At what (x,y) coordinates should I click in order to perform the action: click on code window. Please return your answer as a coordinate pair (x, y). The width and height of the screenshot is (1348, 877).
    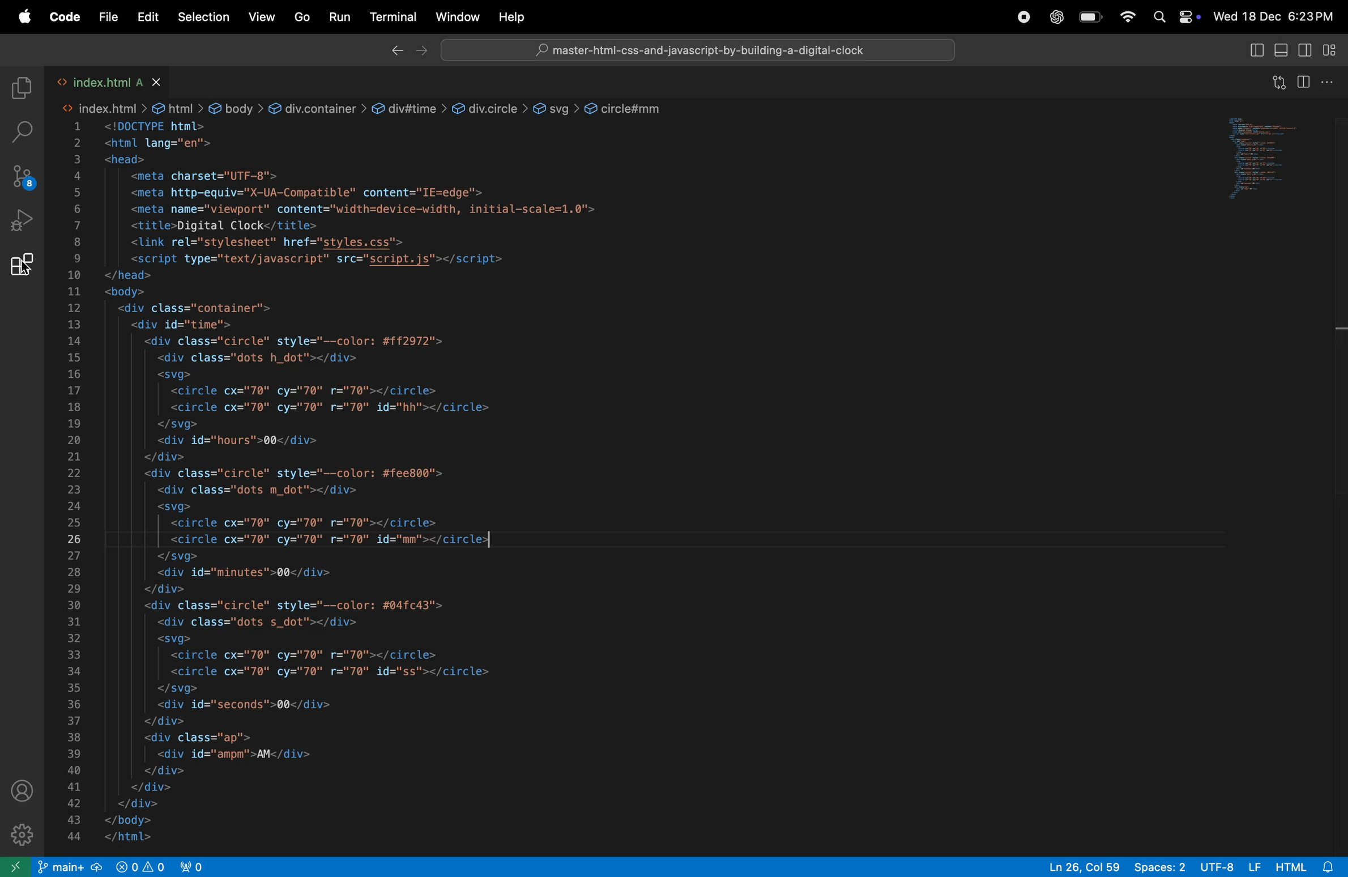
    Looking at the image, I should click on (1277, 156).